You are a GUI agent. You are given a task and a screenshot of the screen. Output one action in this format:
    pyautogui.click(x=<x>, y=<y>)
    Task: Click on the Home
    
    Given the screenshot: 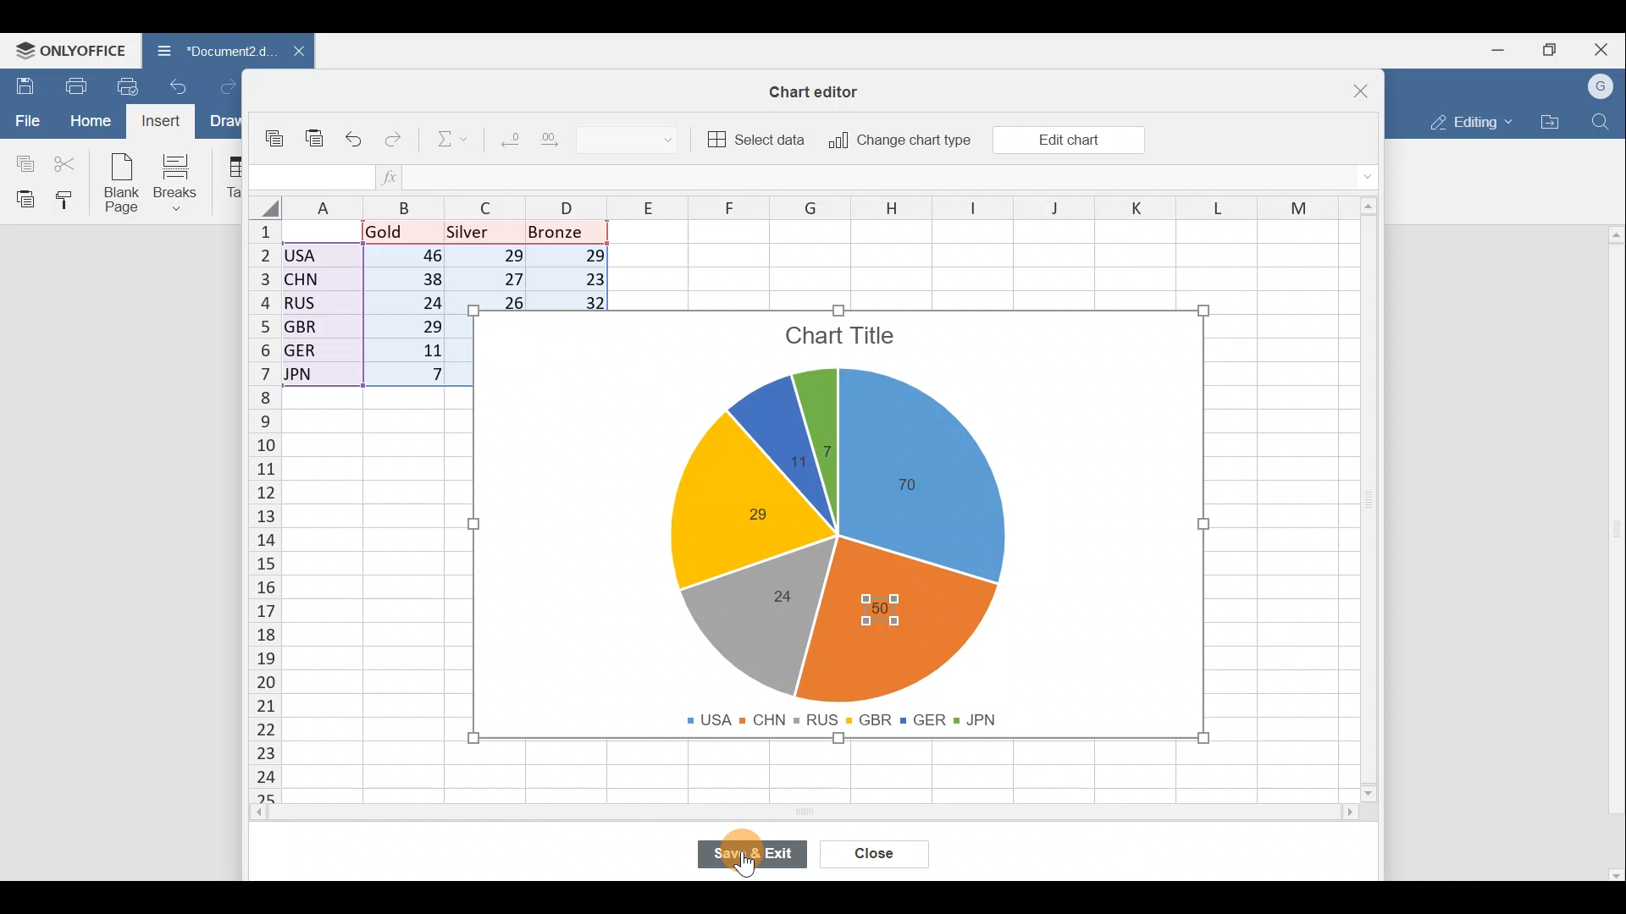 What is the action you would take?
    pyautogui.click(x=90, y=121)
    